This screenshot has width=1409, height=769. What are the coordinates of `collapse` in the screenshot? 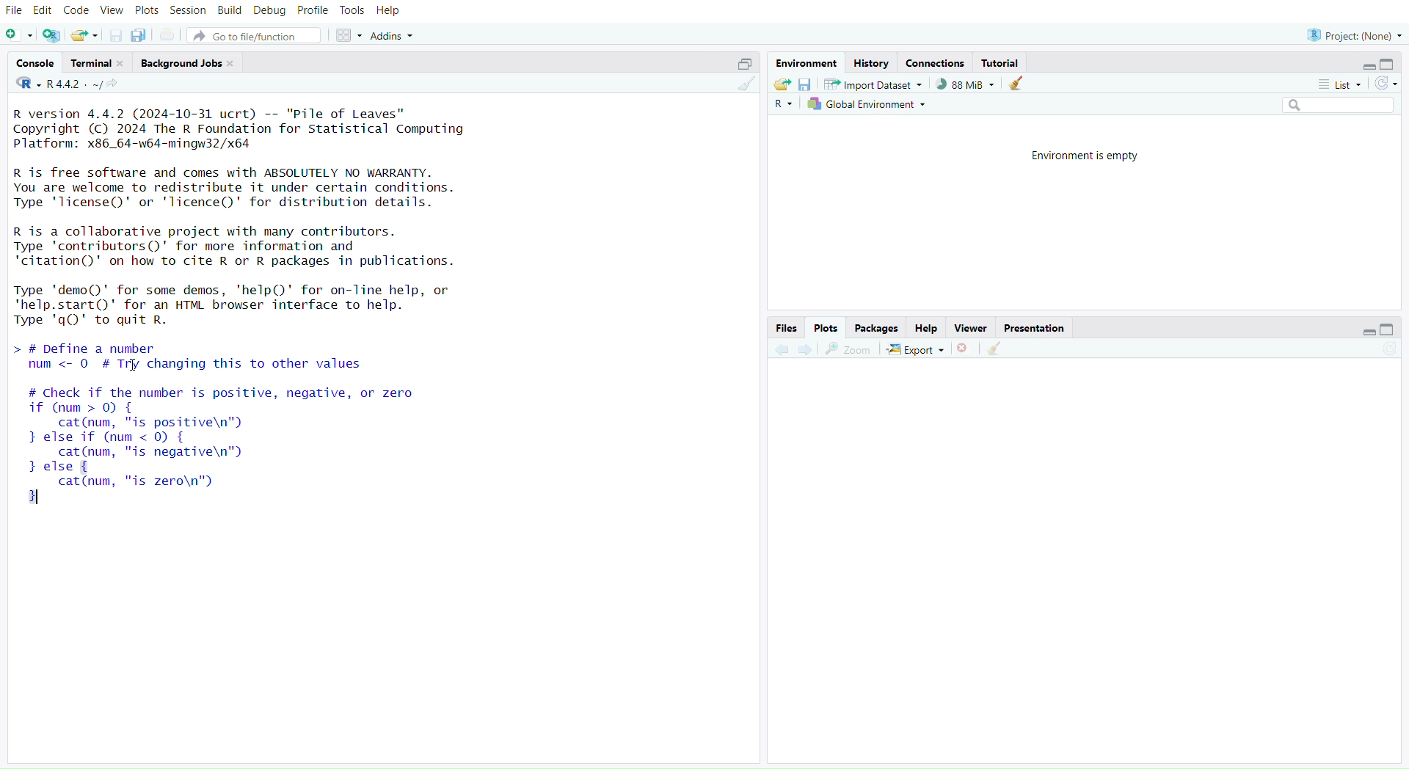 It's located at (1392, 330).